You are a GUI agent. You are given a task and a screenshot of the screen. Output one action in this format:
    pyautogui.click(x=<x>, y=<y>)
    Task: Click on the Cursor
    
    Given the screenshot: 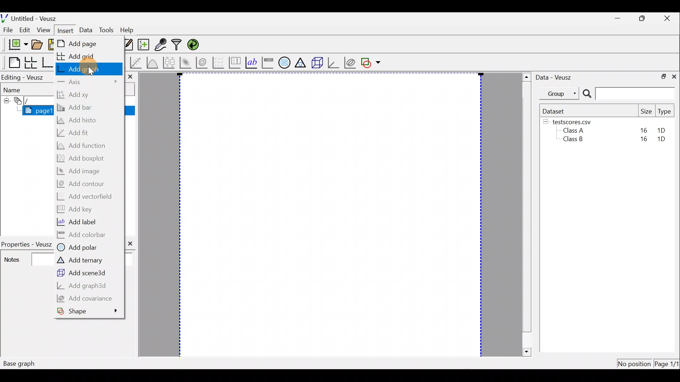 What is the action you would take?
    pyautogui.click(x=89, y=69)
    